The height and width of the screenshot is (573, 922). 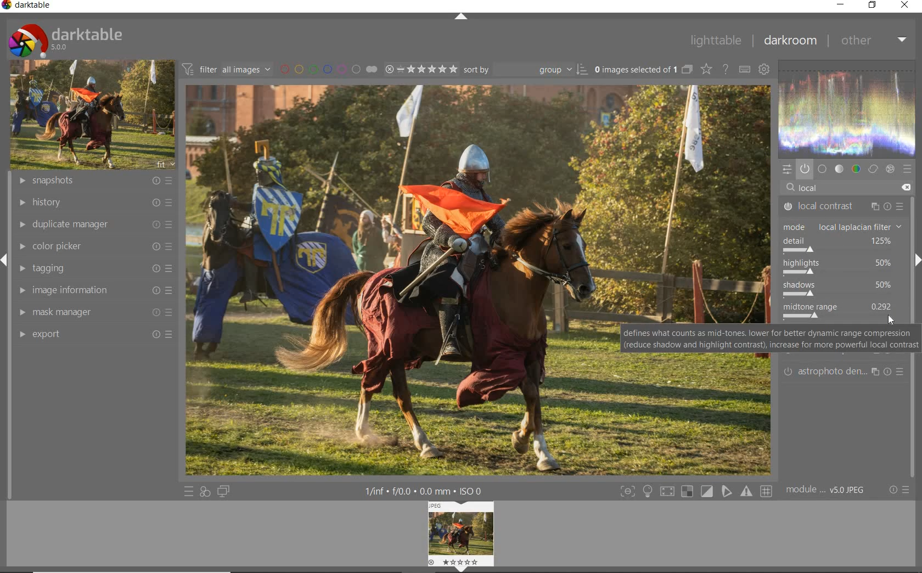 I want to click on snapshots, so click(x=94, y=182).